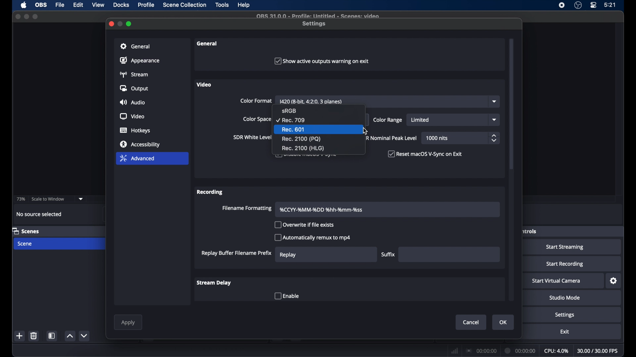  Describe the element at coordinates (121, 24) in the screenshot. I see `minimize` at that location.